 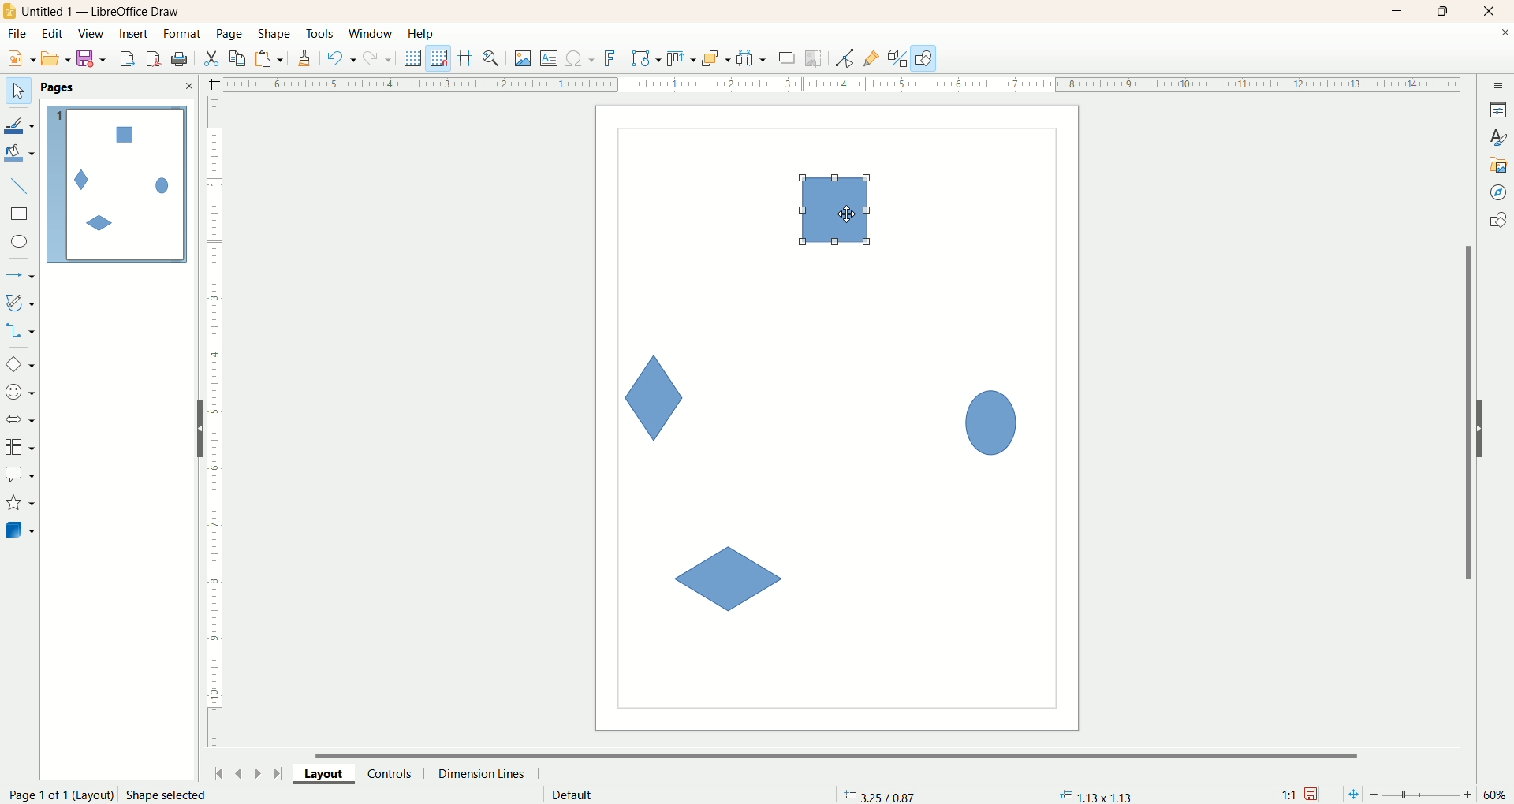 What do you see at coordinates (846, 754) in the screenshot?
I see `horizontal scroll bar` at bounding box center [846, 754].